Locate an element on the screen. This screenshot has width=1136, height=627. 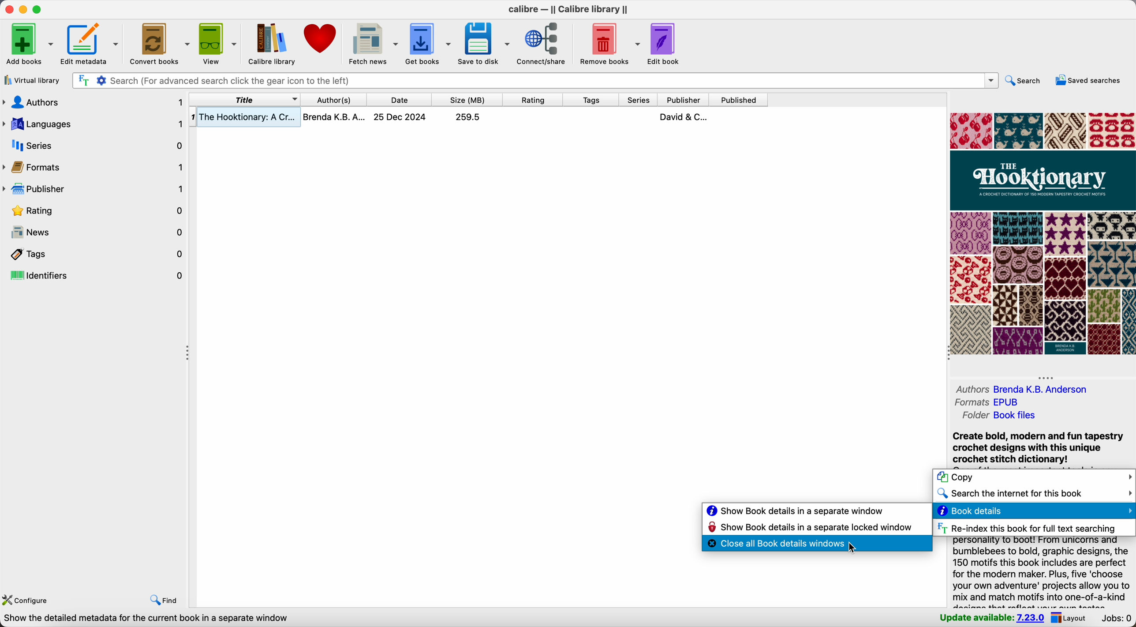
search is located at coordinates (1022, 81).